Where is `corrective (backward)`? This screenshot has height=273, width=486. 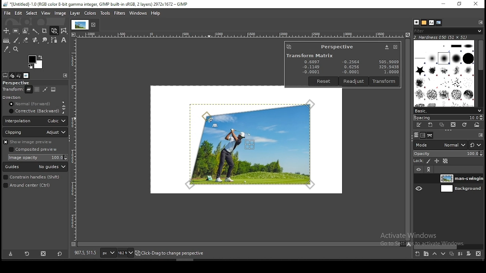
corrective (backward) is located at coordinates (33, 112).